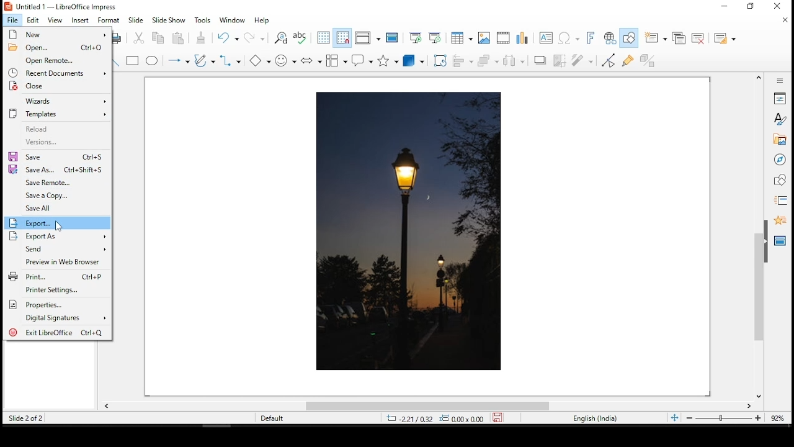 This screenshot has height=447, width=794. What do you see at coordinates (525, 37) in the screenshot?
I see `charts` at bounding box center [525, 37].